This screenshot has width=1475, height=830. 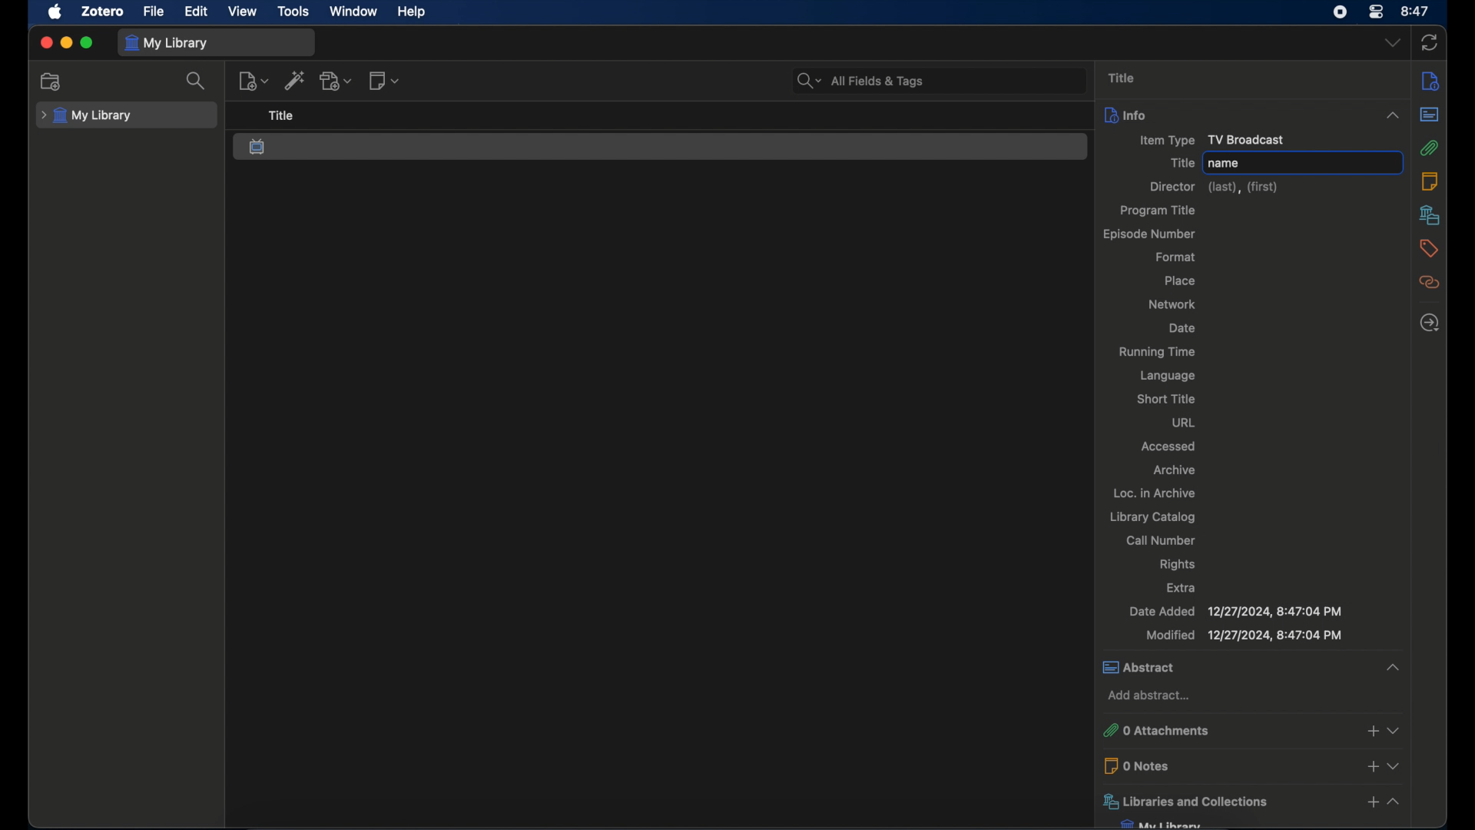 I want to click on program title, so click(x=1160, y=211).